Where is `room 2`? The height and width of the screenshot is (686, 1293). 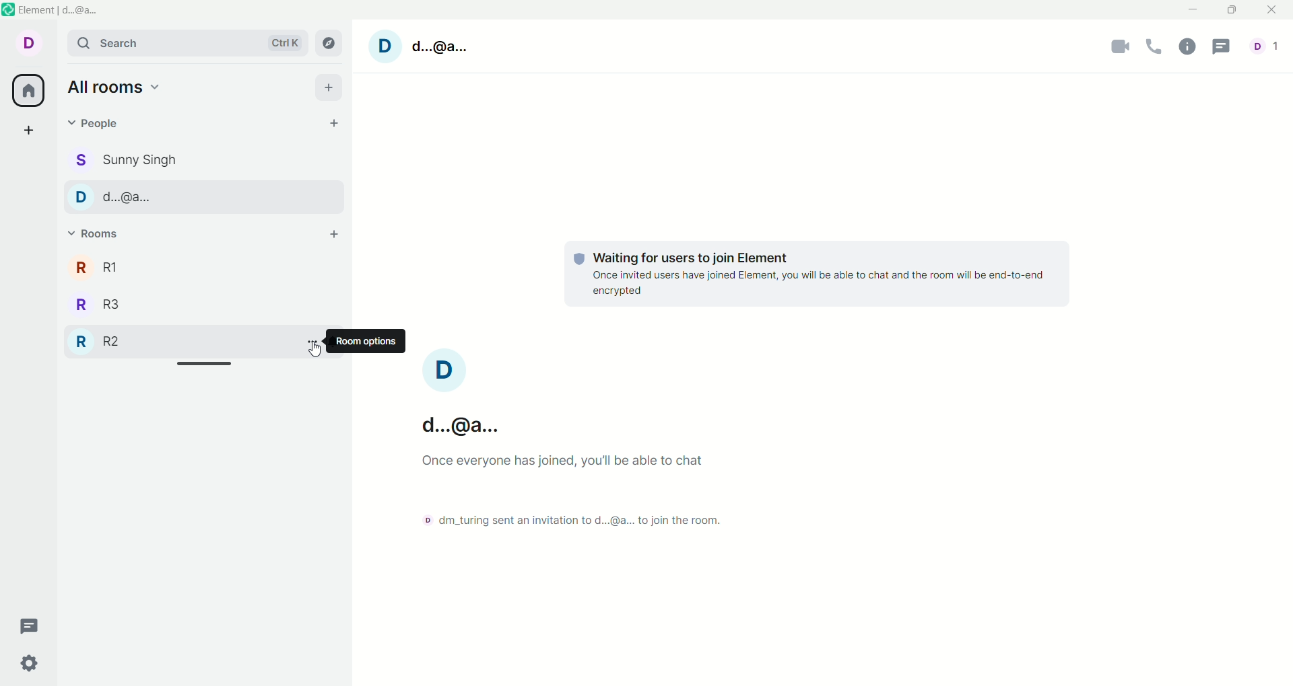
room 2 is located at coordinates (96, 342).